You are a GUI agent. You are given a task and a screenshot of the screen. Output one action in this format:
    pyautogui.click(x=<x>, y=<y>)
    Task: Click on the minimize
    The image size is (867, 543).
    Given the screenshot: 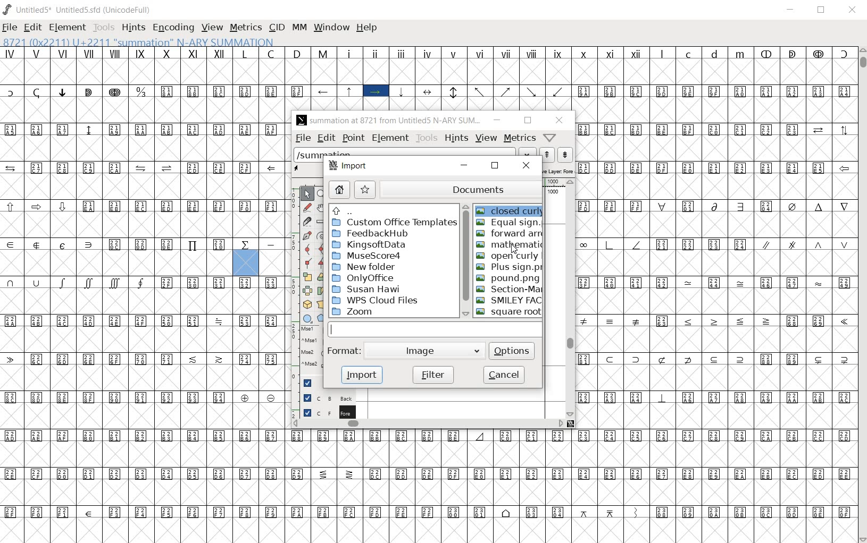 What is the action you would take?
    pyautogui.click(x=497, y=121)
    